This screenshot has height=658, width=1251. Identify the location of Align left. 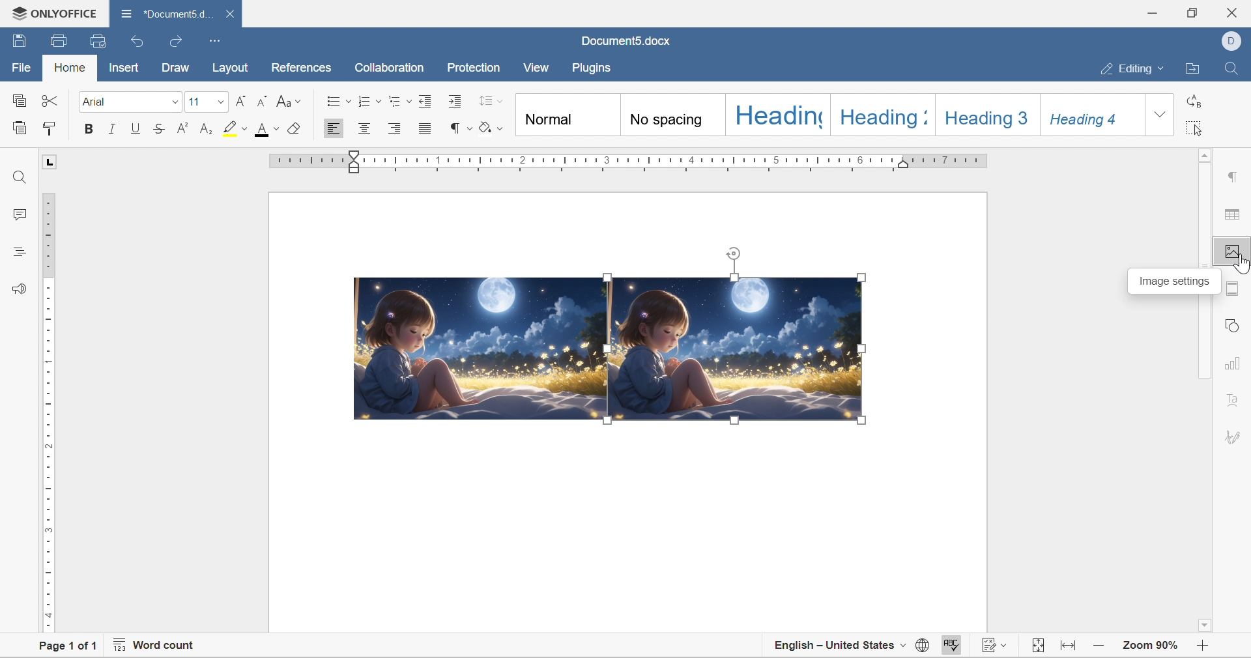
(334, 128).